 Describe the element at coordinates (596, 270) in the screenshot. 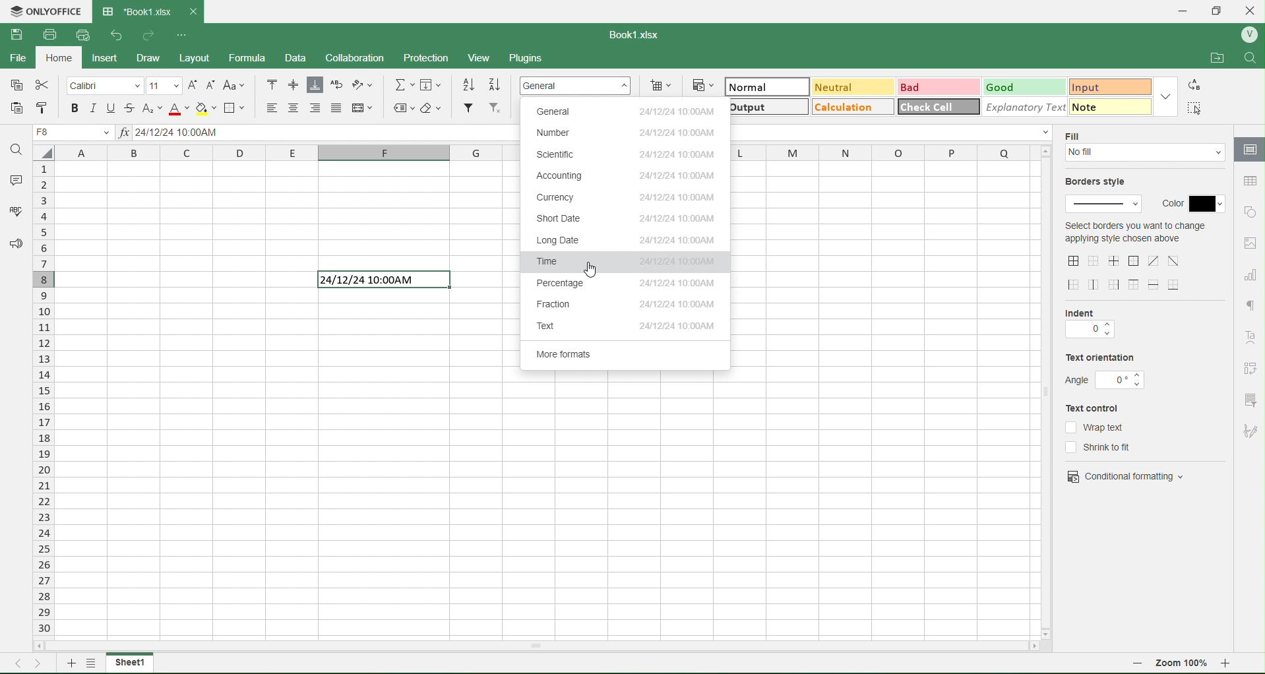

I see `cursor` at that location.